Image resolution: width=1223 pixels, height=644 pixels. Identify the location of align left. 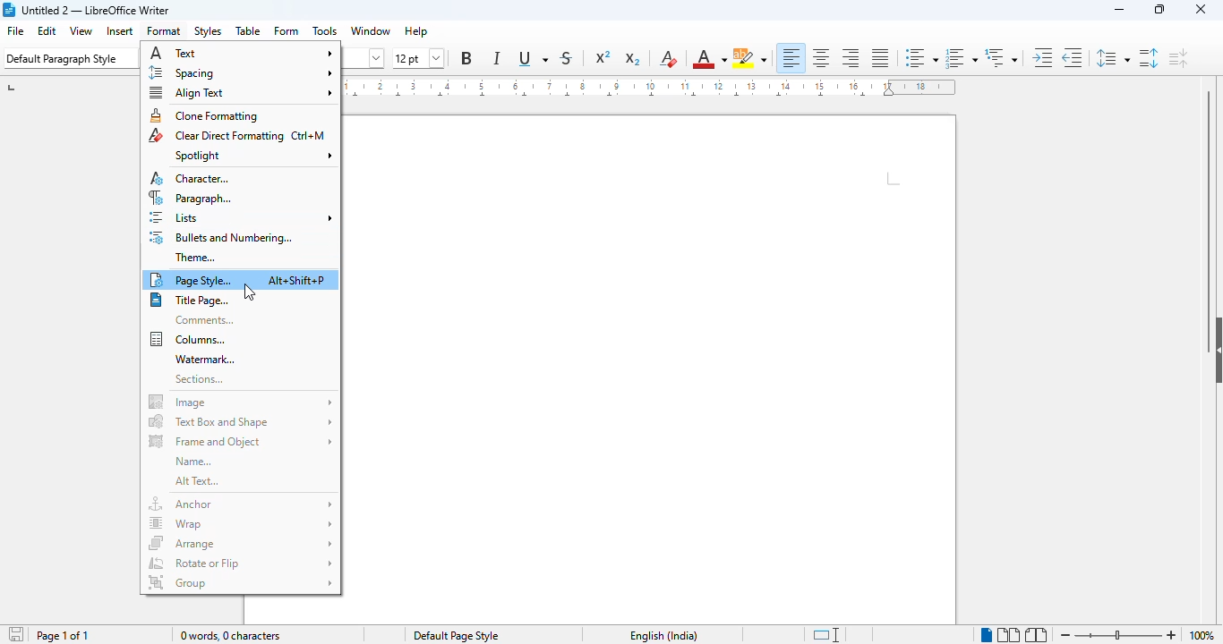
(791, 57).